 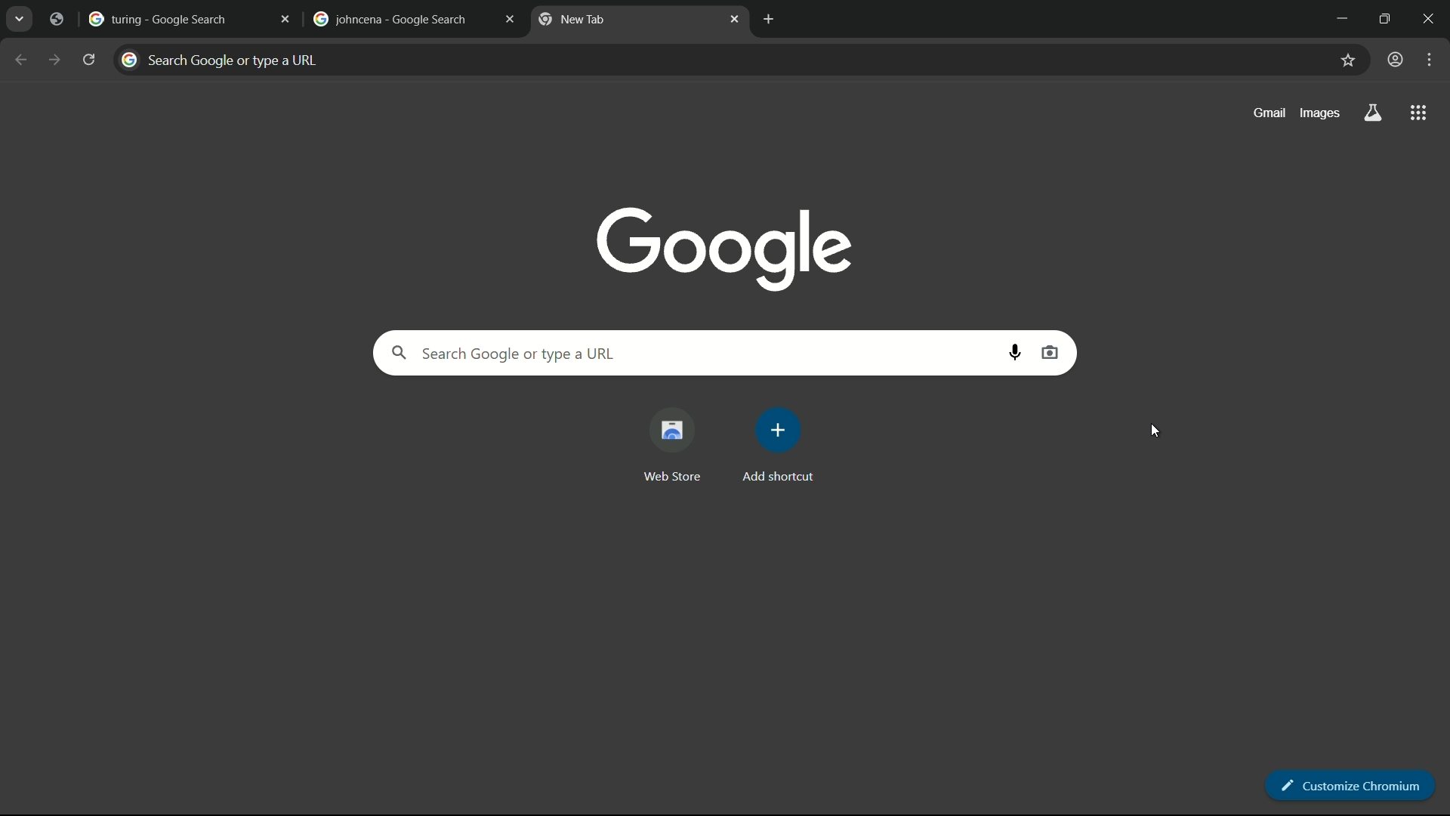 What do you see at coordinates (683, 352) in the screenshot?
I see `search google or type a url` at bounding box center [683, 352].